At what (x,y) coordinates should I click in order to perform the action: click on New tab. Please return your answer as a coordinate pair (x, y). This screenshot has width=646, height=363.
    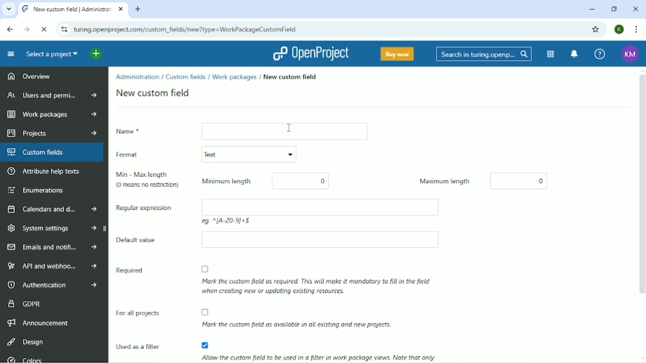
    Looking at the image, I should click on (139, 9).